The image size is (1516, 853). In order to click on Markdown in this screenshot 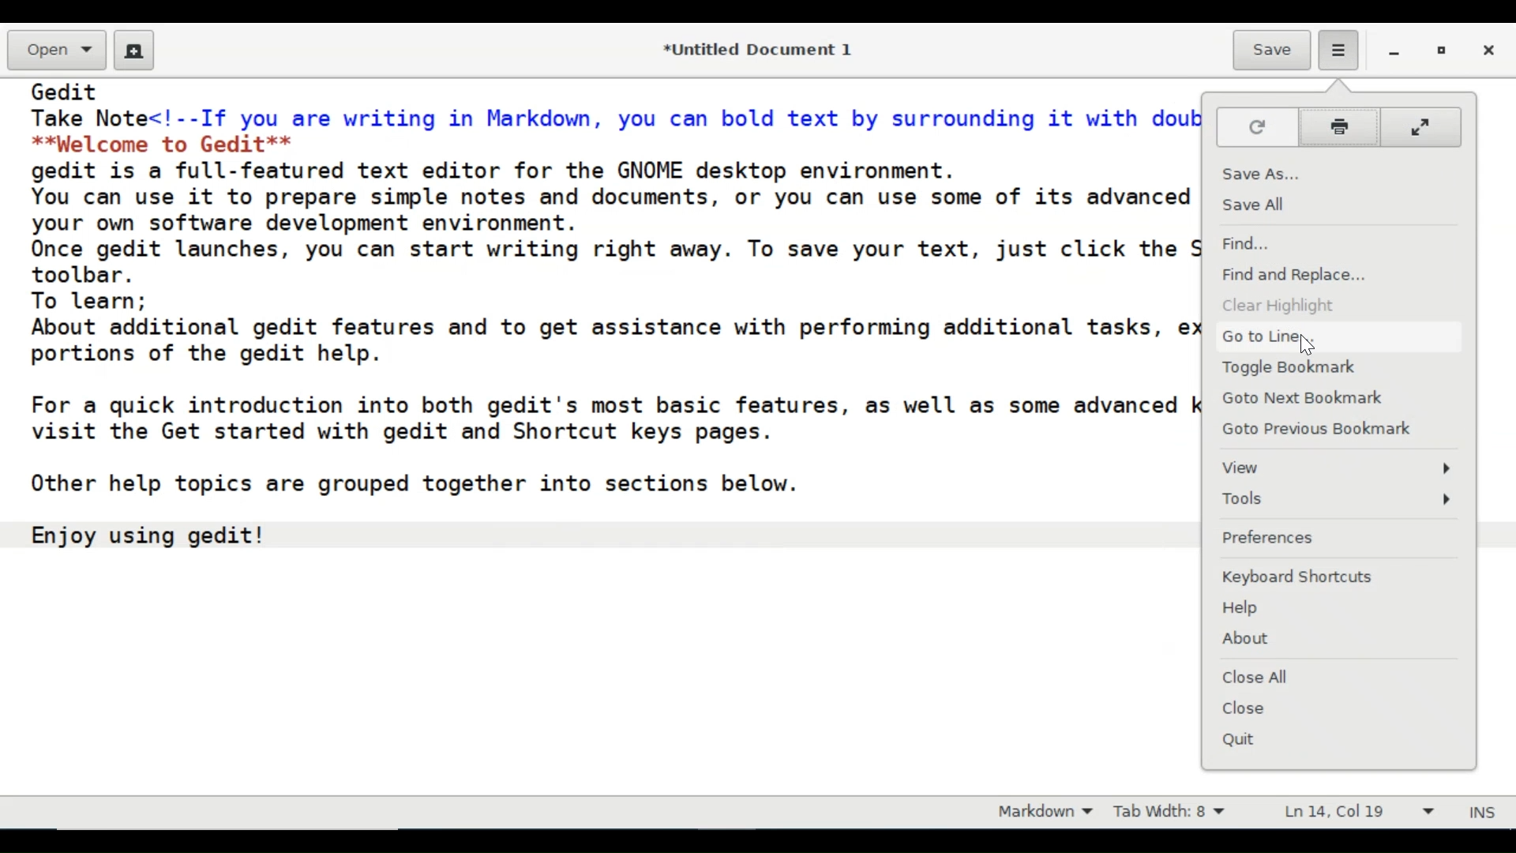, I will do `click(1041, 813)`.